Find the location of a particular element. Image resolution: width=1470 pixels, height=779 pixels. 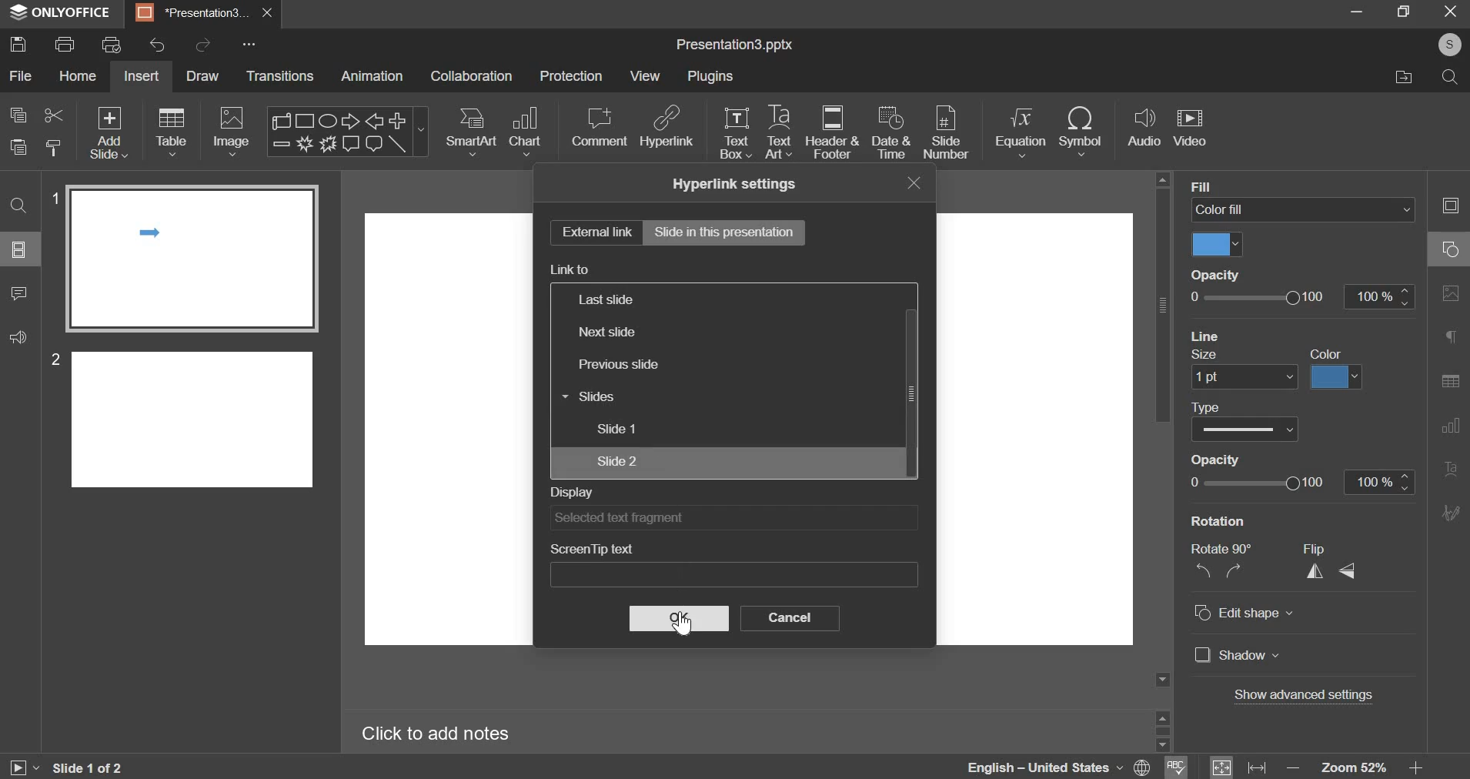

symbol is located at coordinates (1081, 132).